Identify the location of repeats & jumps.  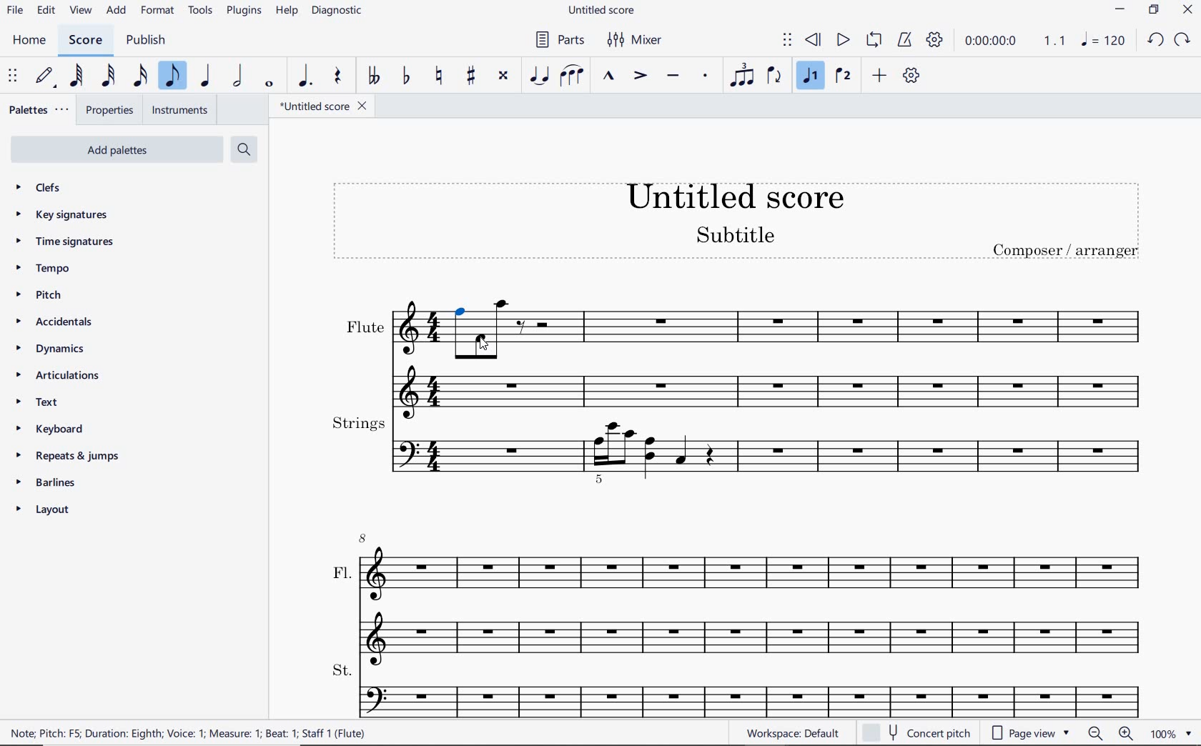
(65, 456).